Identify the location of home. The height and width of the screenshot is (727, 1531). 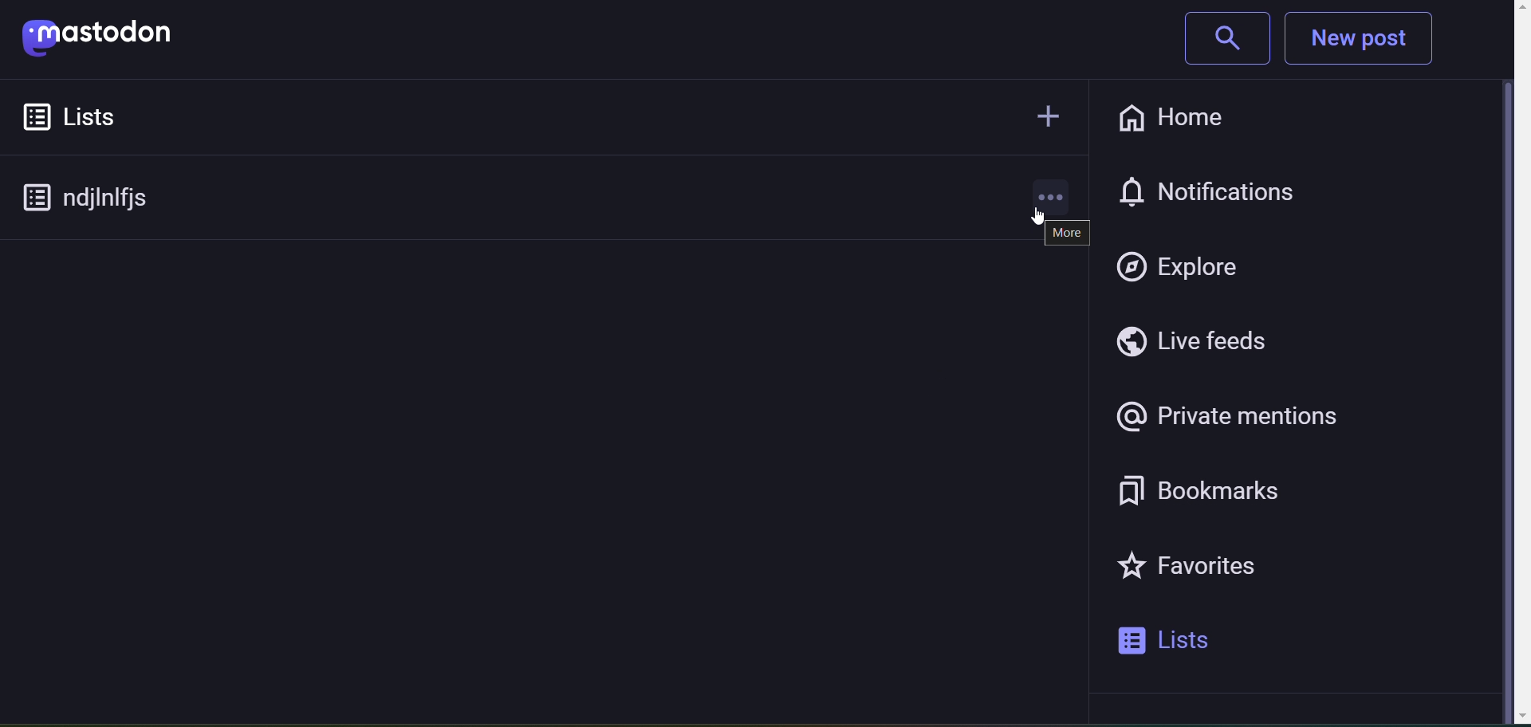
(1168, 116).